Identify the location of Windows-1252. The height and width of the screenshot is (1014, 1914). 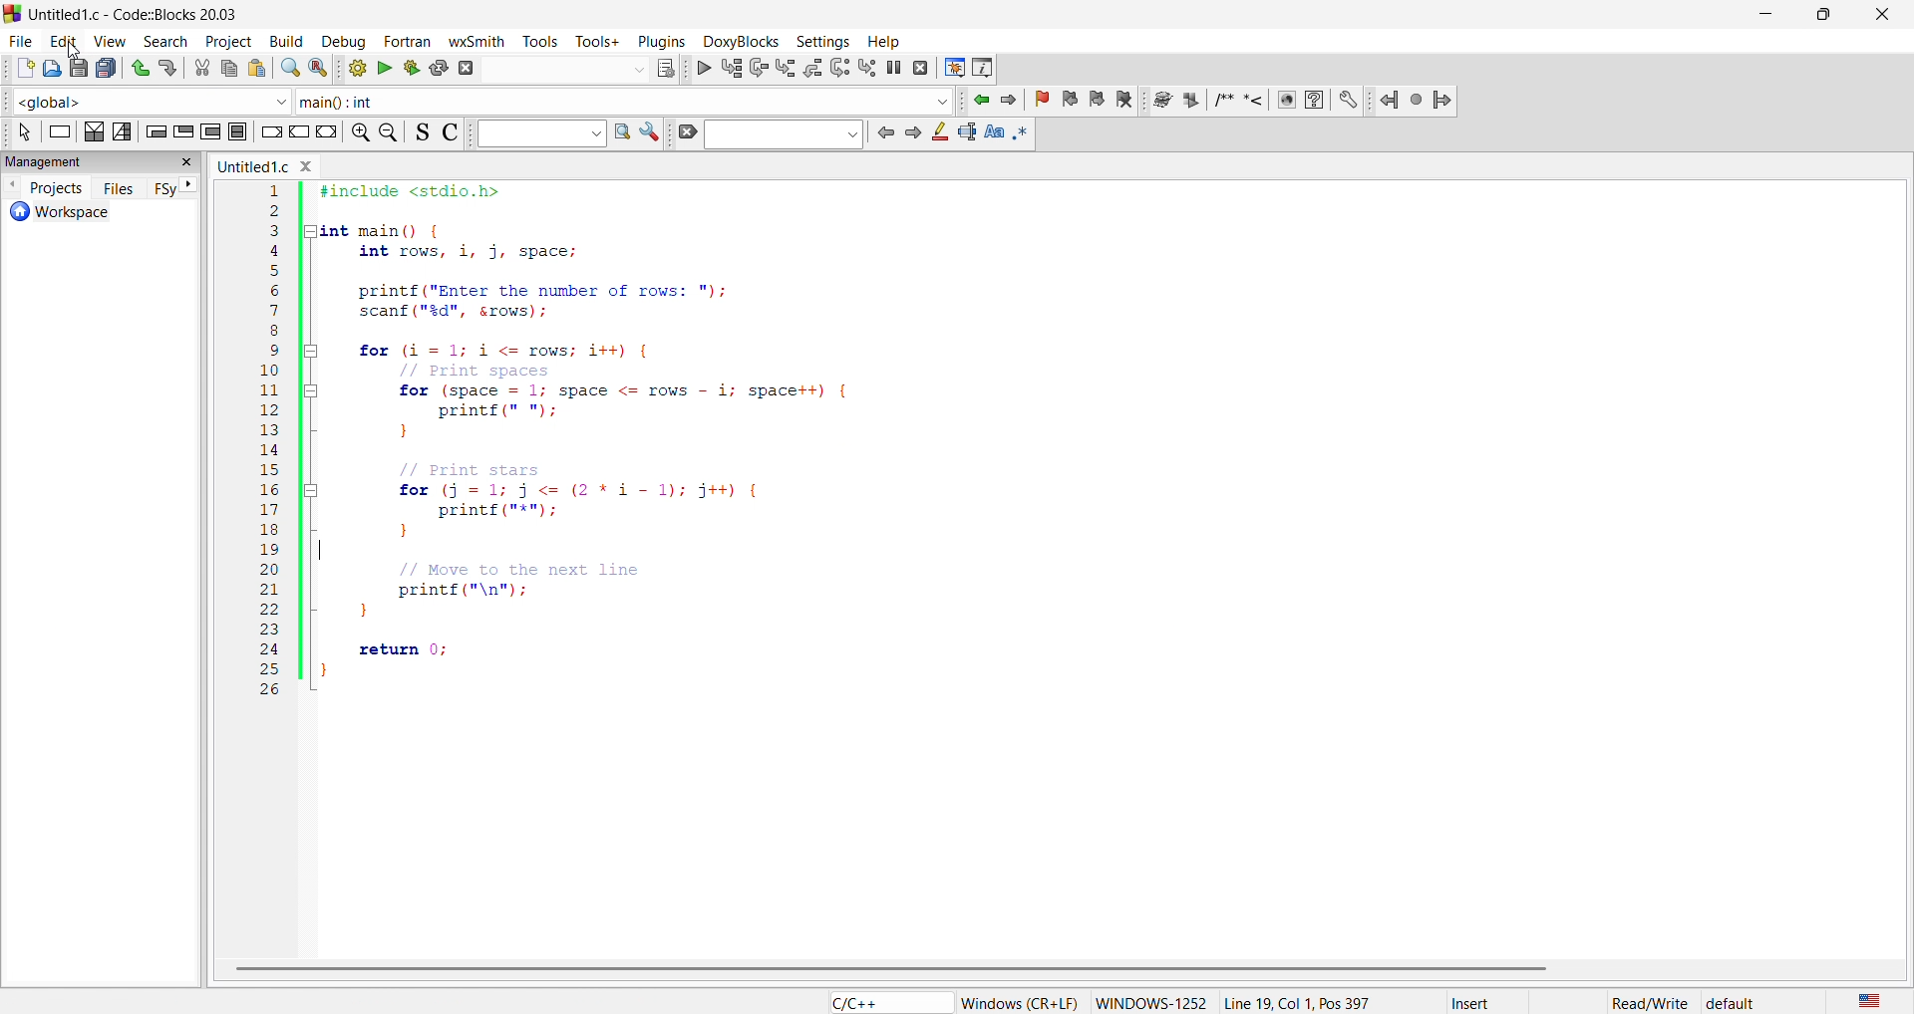
(1151, 1002).